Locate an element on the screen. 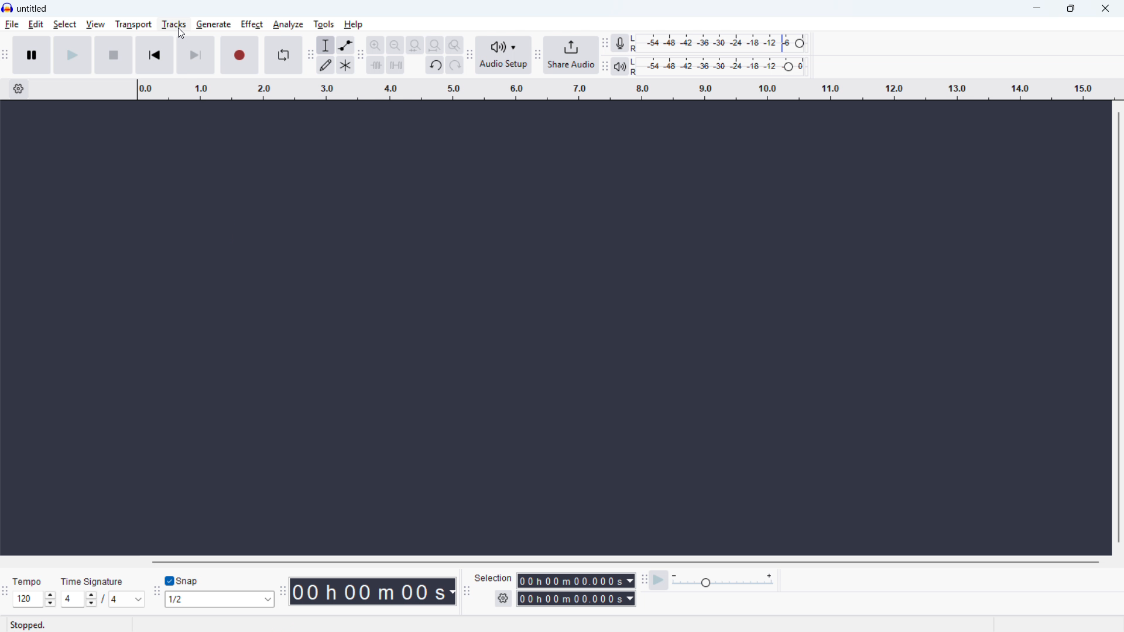  Tools  is located at coordinates (324, 24).